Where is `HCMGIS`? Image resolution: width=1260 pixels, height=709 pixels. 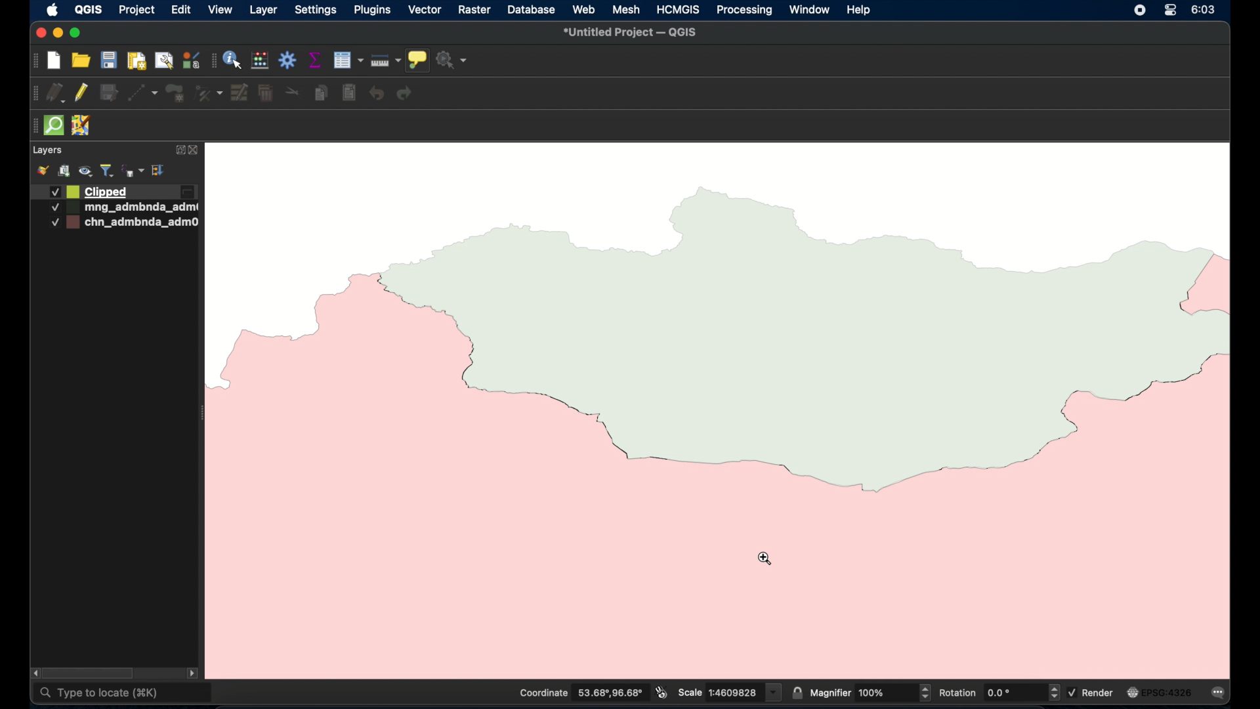 HCMGIS is located at coordinates (677, 9).